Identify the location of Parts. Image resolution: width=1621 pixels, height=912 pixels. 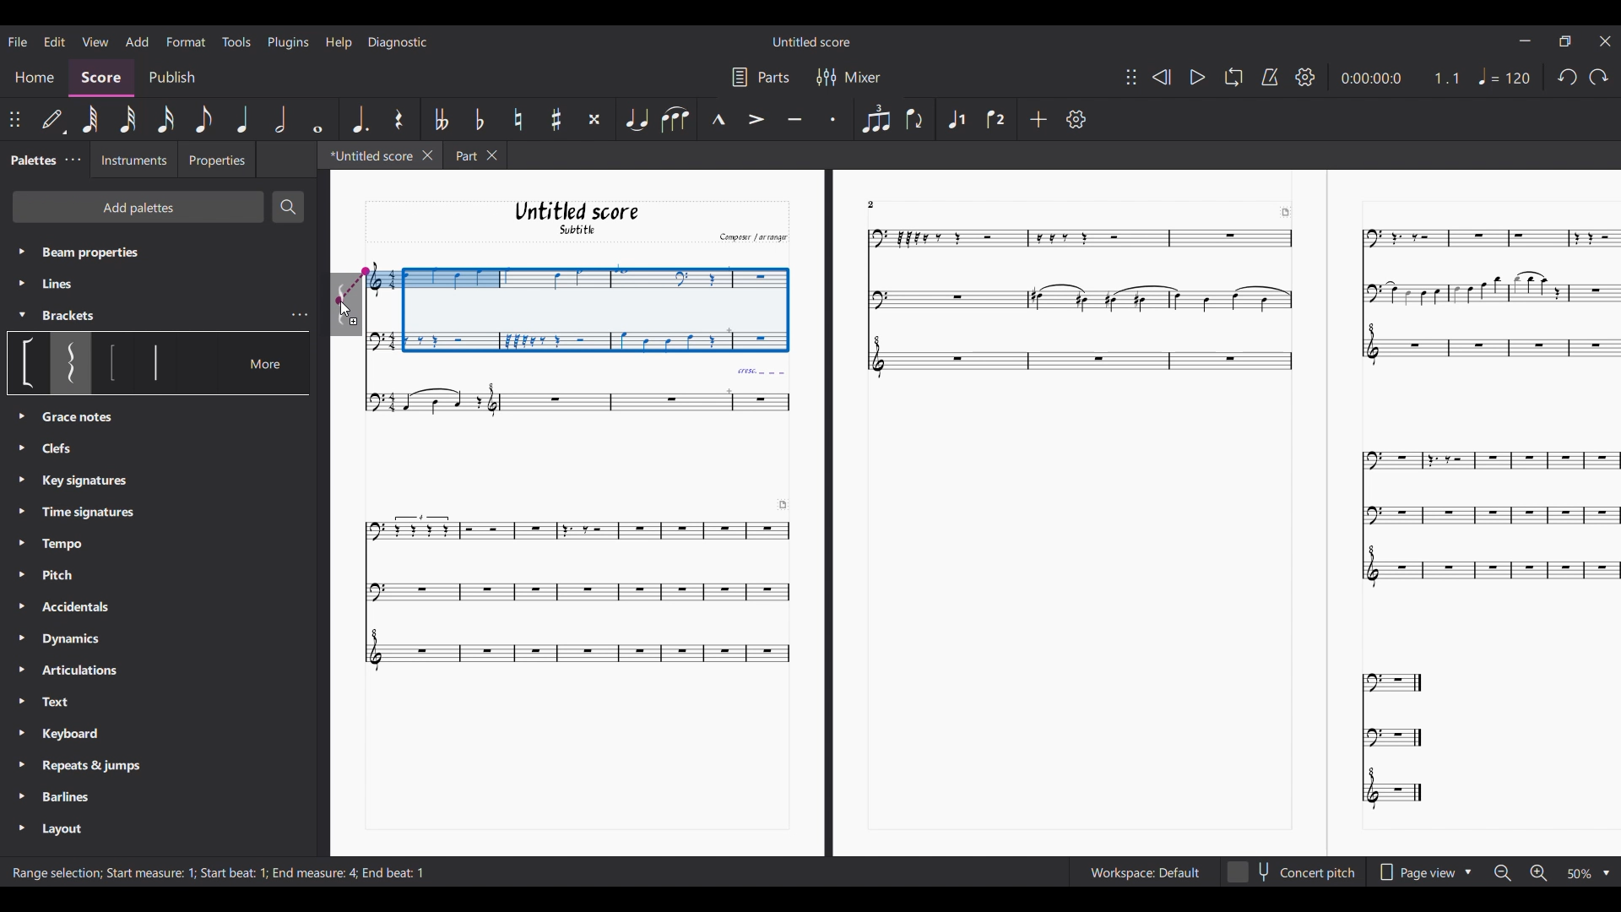
(774, 77).